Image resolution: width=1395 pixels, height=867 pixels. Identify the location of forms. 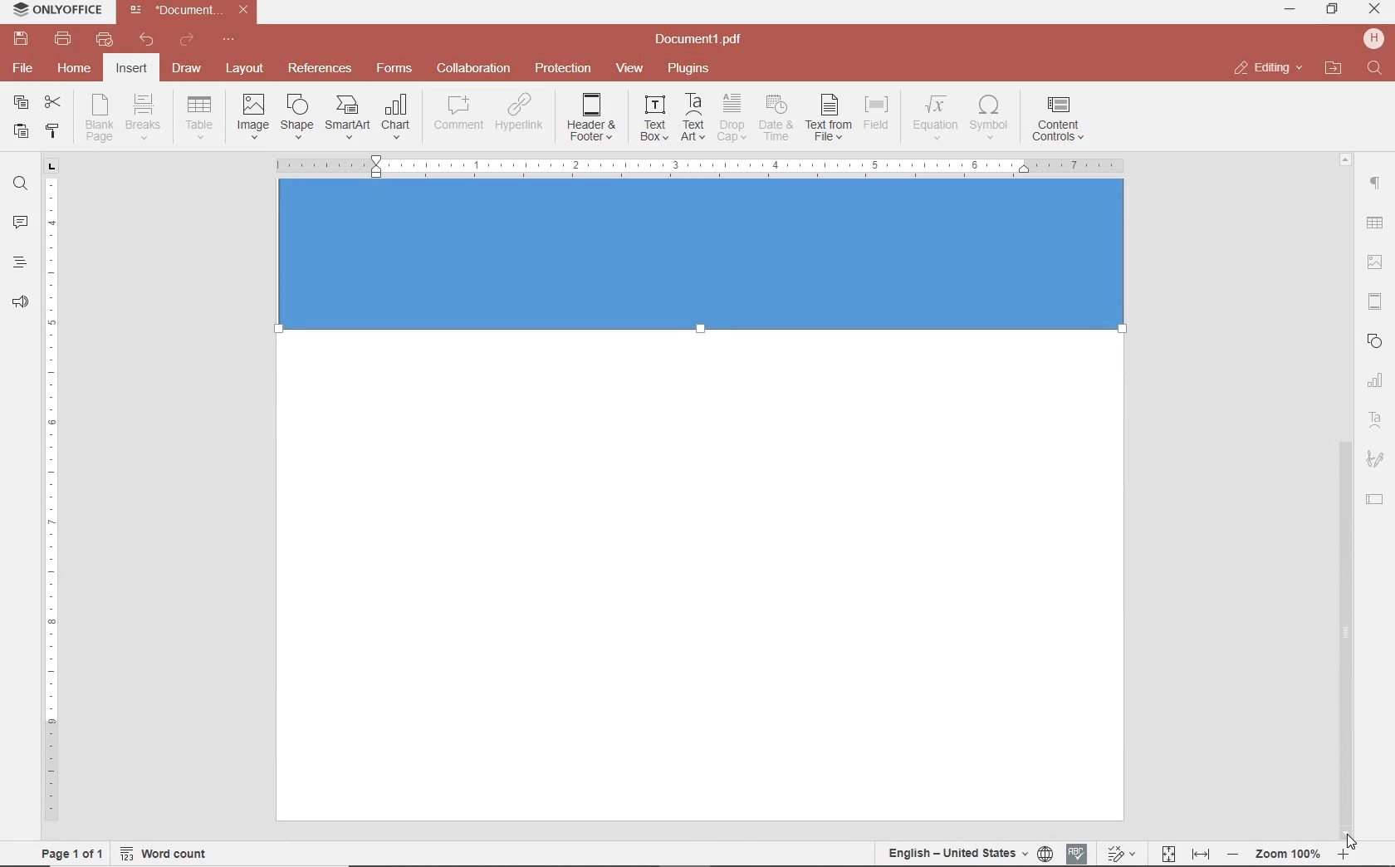
(394, 68).